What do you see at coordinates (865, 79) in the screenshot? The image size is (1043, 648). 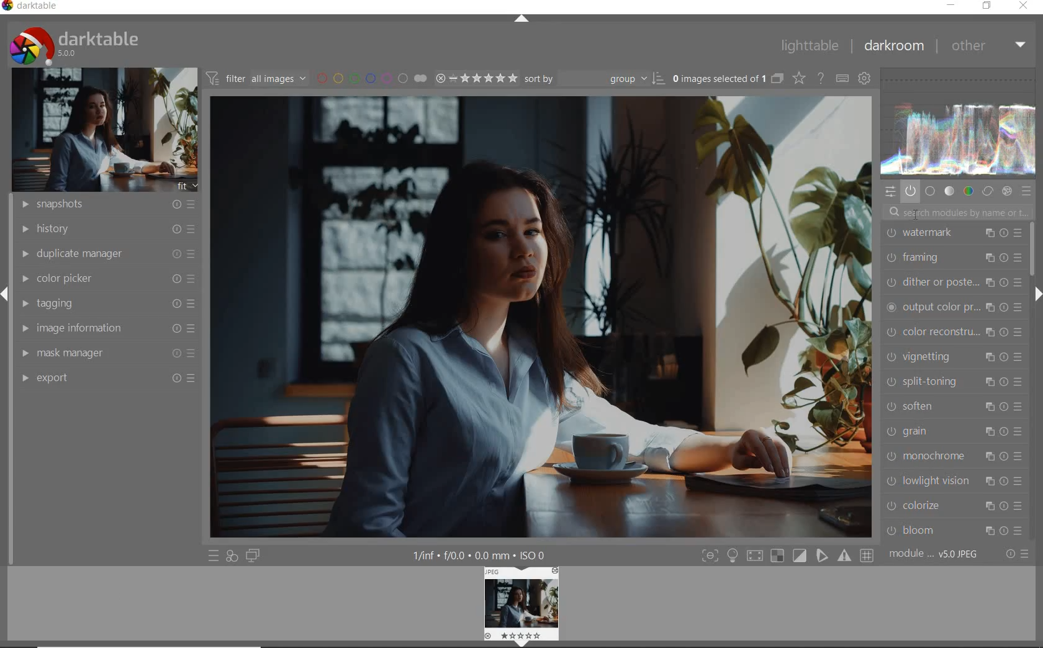 I see `show global preferences` at bounding box center [865, 79].